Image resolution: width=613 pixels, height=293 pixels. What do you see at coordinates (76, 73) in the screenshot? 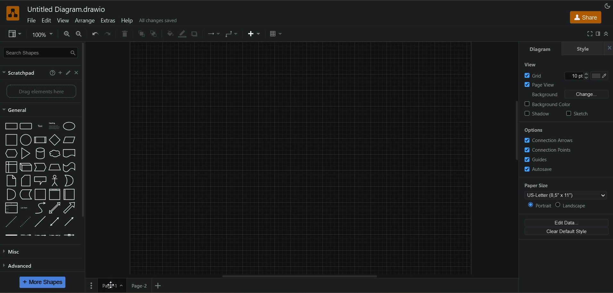
I see `close` at bounding box center [76, 73].